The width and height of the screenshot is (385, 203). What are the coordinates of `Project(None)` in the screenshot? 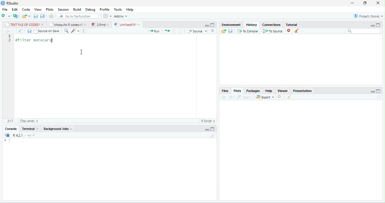 It's located at (368, 16).